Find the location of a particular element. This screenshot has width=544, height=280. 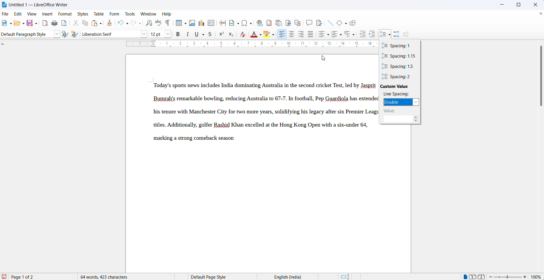

insert bookmark is located at coordinates (288, 22).